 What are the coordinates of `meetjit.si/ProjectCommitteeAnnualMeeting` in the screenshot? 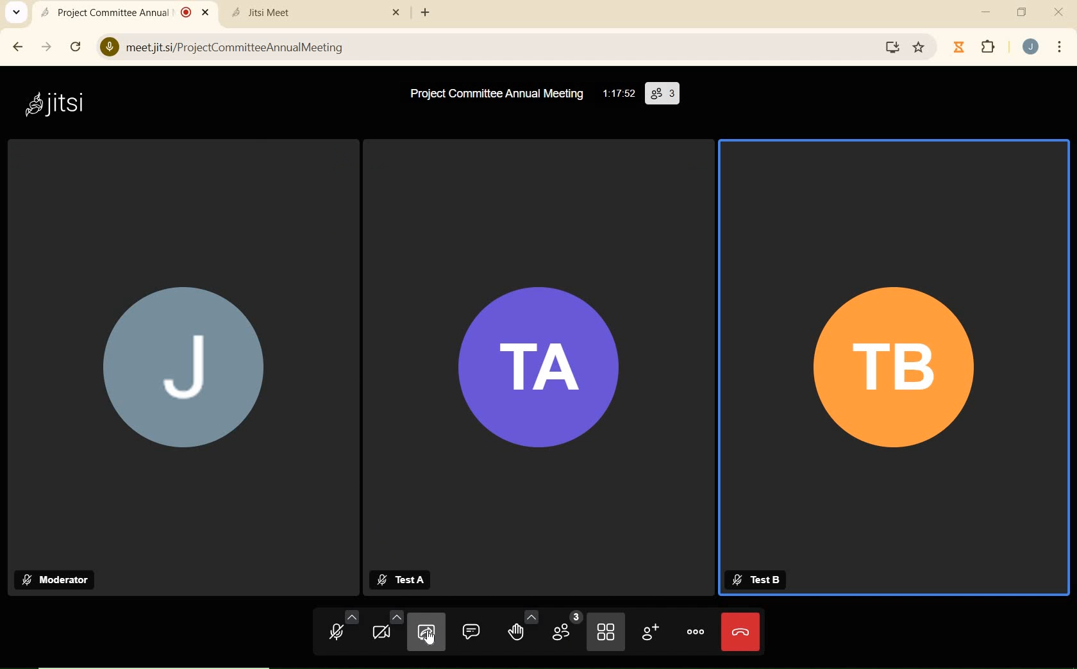 It's located at (481, 46).